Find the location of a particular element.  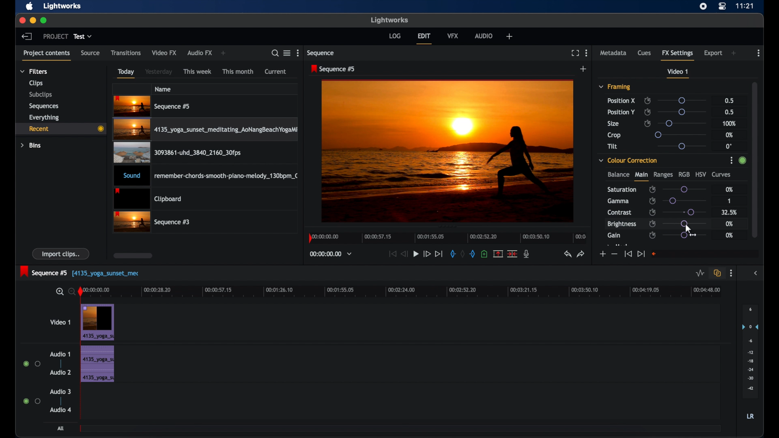

bins is located at coordinates (31, 146).